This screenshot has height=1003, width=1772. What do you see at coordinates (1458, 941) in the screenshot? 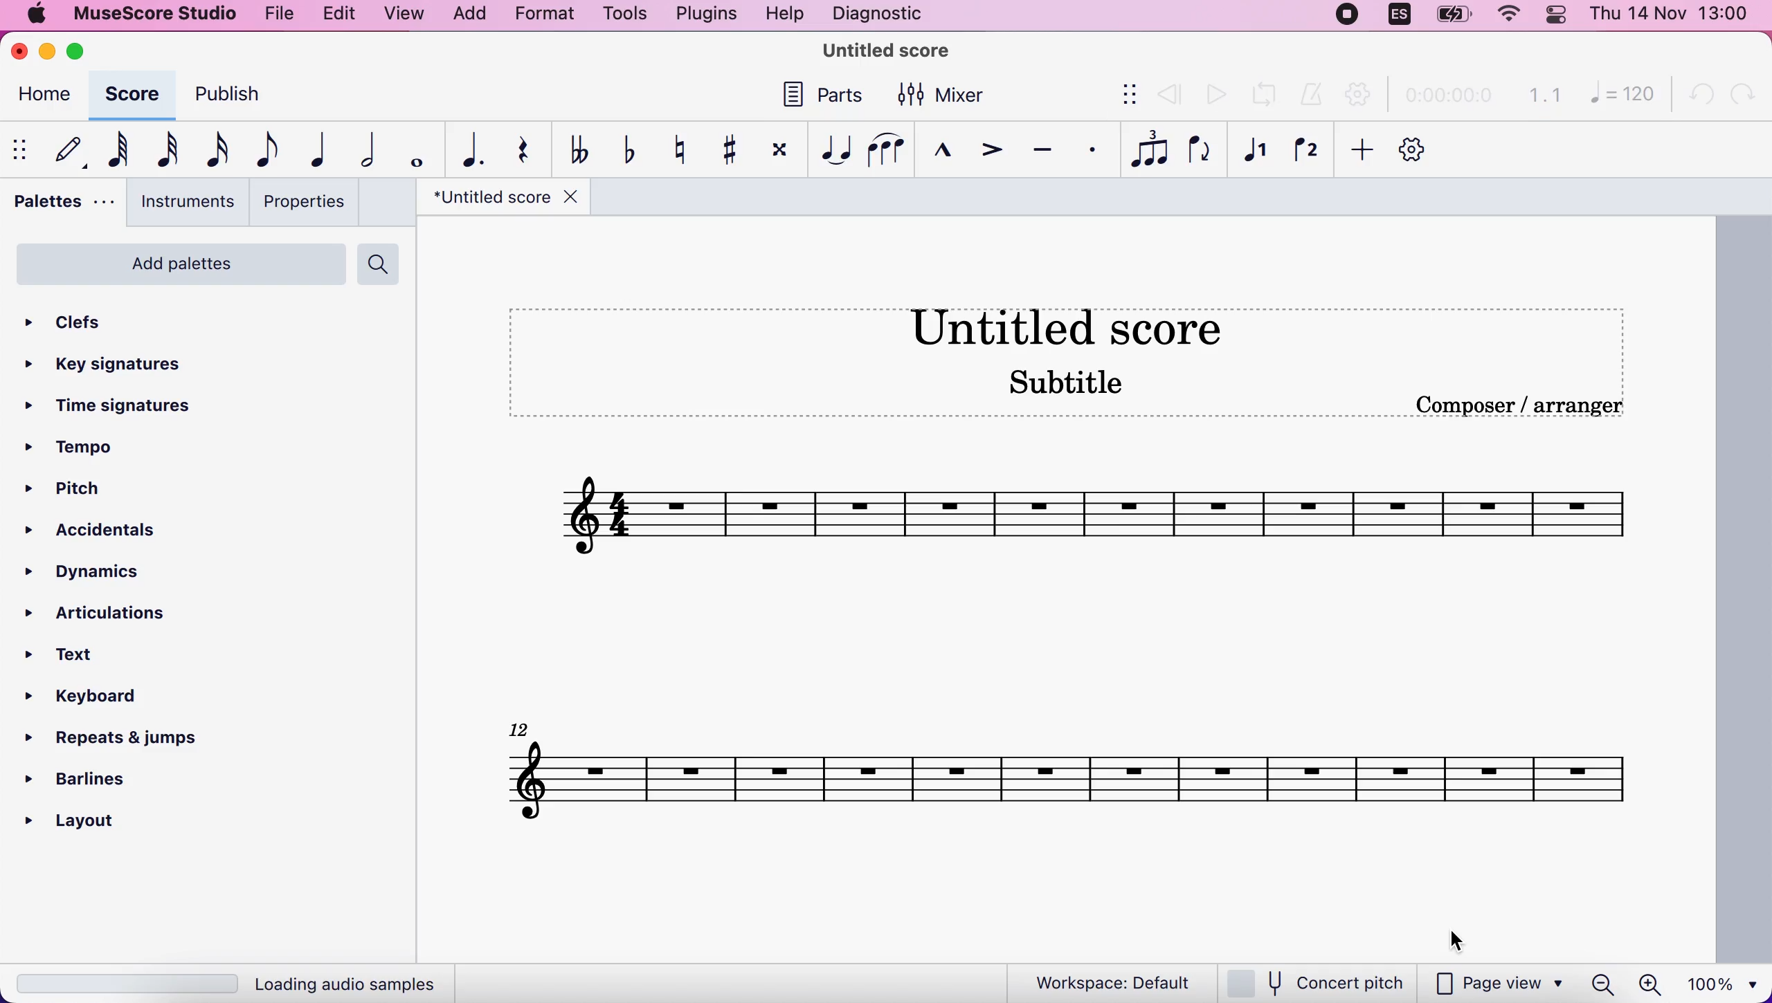
I see `cursor` at bounding box center [1458, 941].